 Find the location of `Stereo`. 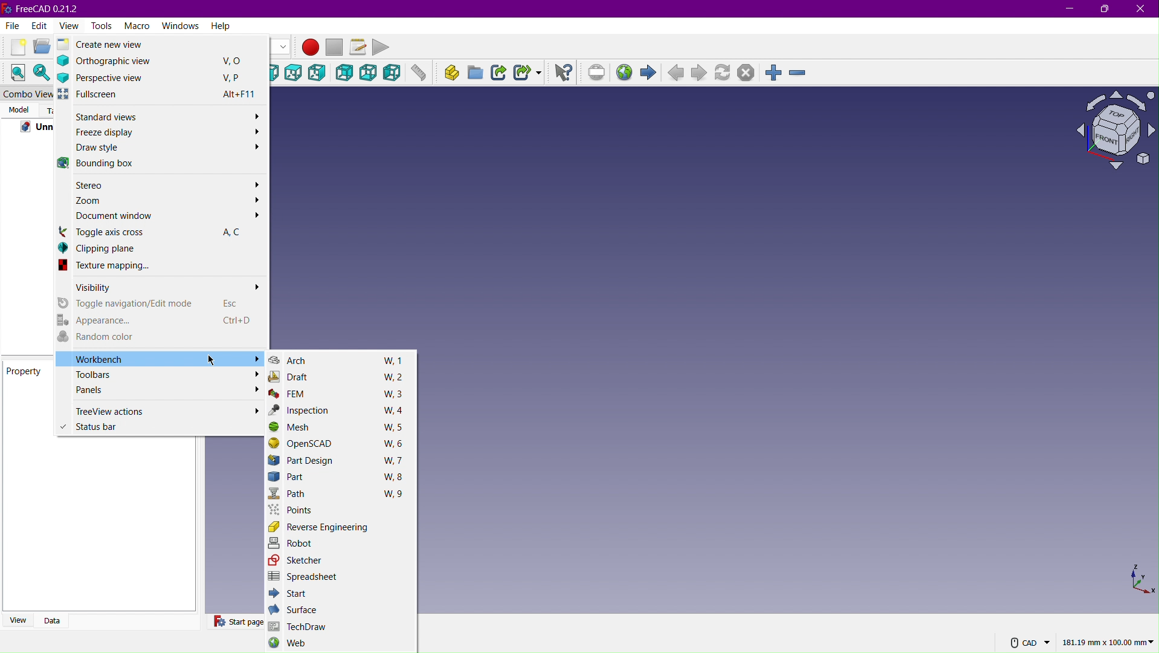

Stereo is located at coordinates (160, 186).